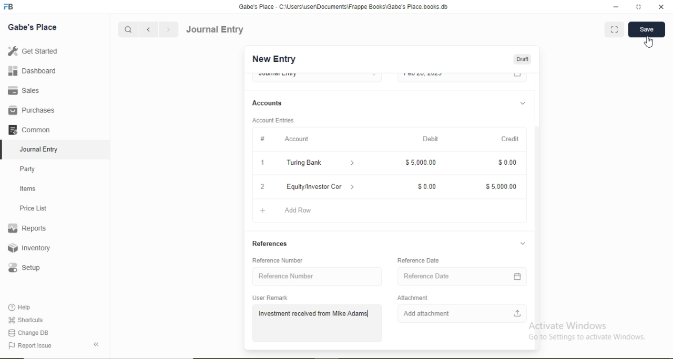 Image resolution: width=673 pixels, height=359 pixels. What do you see at coordinates (523, 244) in the screenshot?
I see `Dropdown` at bounding box center [523, 244].